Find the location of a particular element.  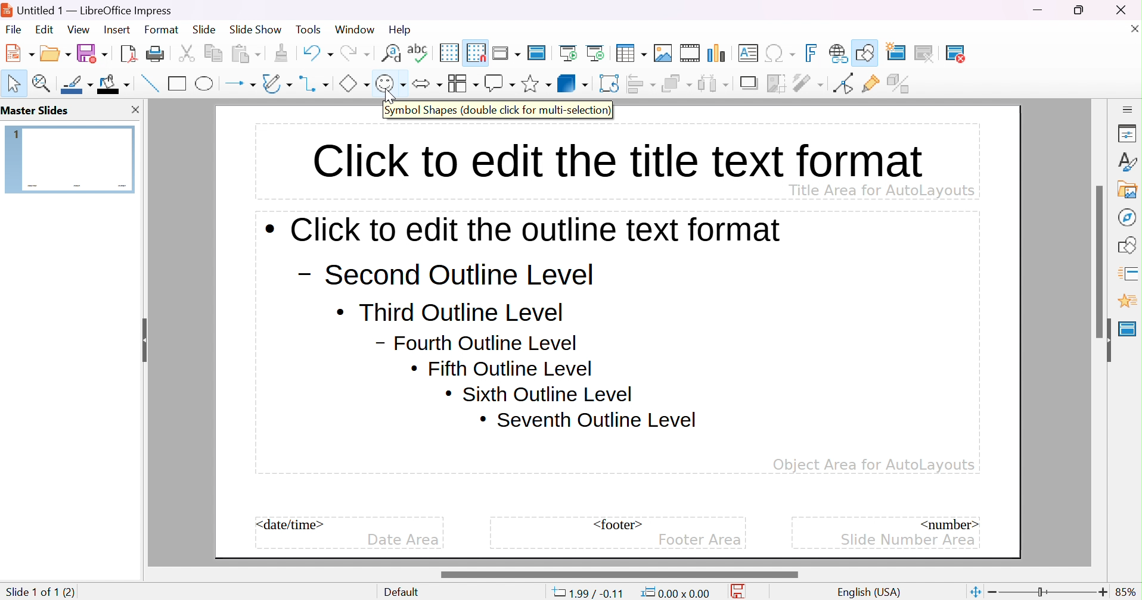

third outline level is located at coordinates (450, 311).